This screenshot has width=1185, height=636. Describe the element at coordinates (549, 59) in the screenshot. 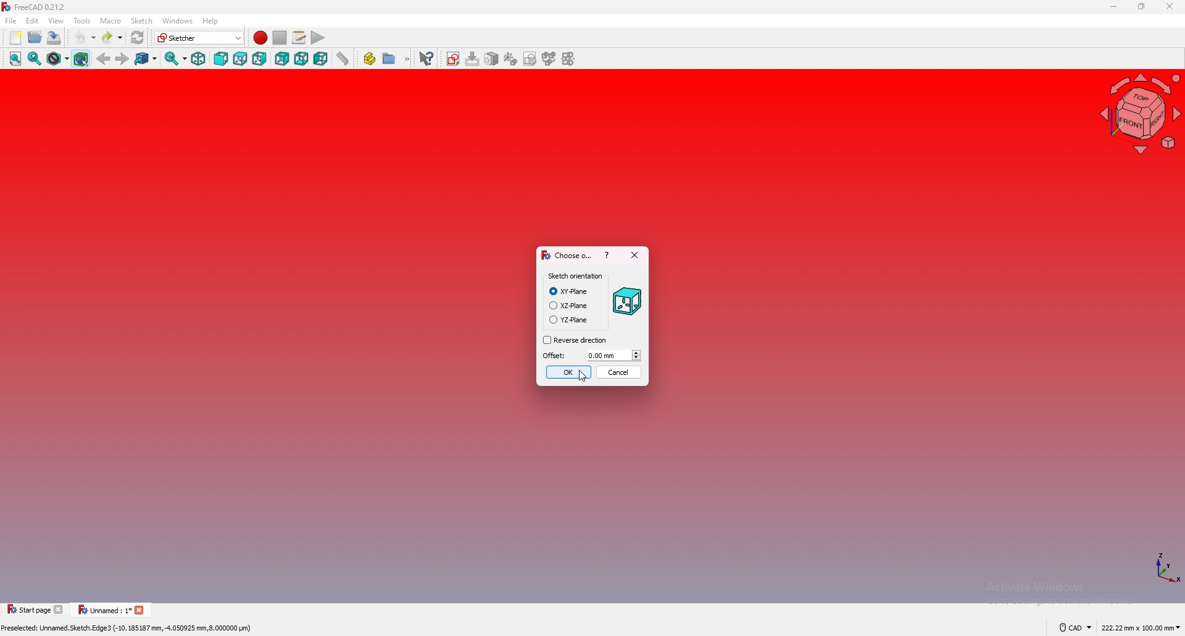

I see `merge sketch` at that location.